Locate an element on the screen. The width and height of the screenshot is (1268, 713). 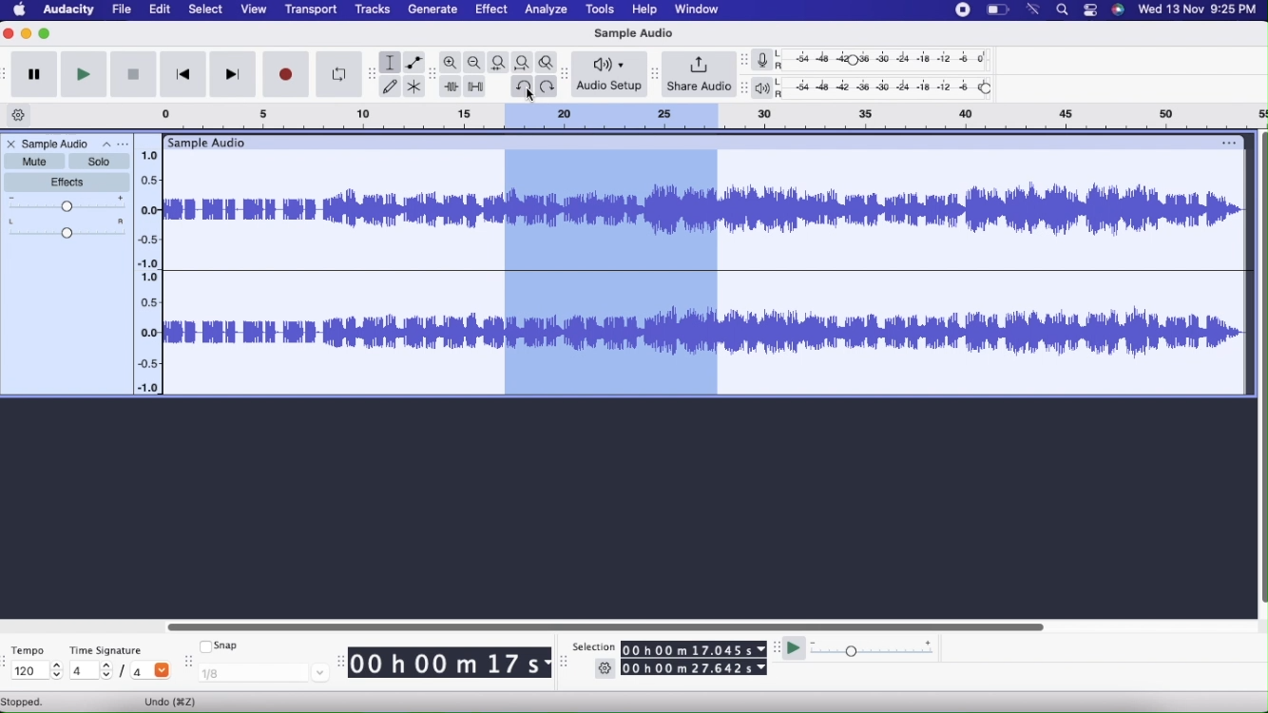
Timeline options is located at coordinates (20, 115).